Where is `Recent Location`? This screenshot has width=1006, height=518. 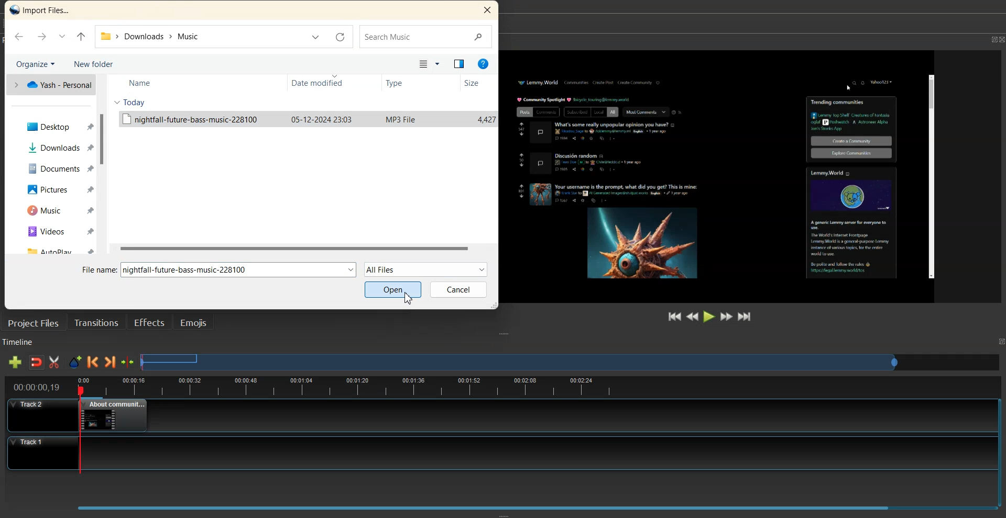 Recent Location is located at coordinates (62, 37).